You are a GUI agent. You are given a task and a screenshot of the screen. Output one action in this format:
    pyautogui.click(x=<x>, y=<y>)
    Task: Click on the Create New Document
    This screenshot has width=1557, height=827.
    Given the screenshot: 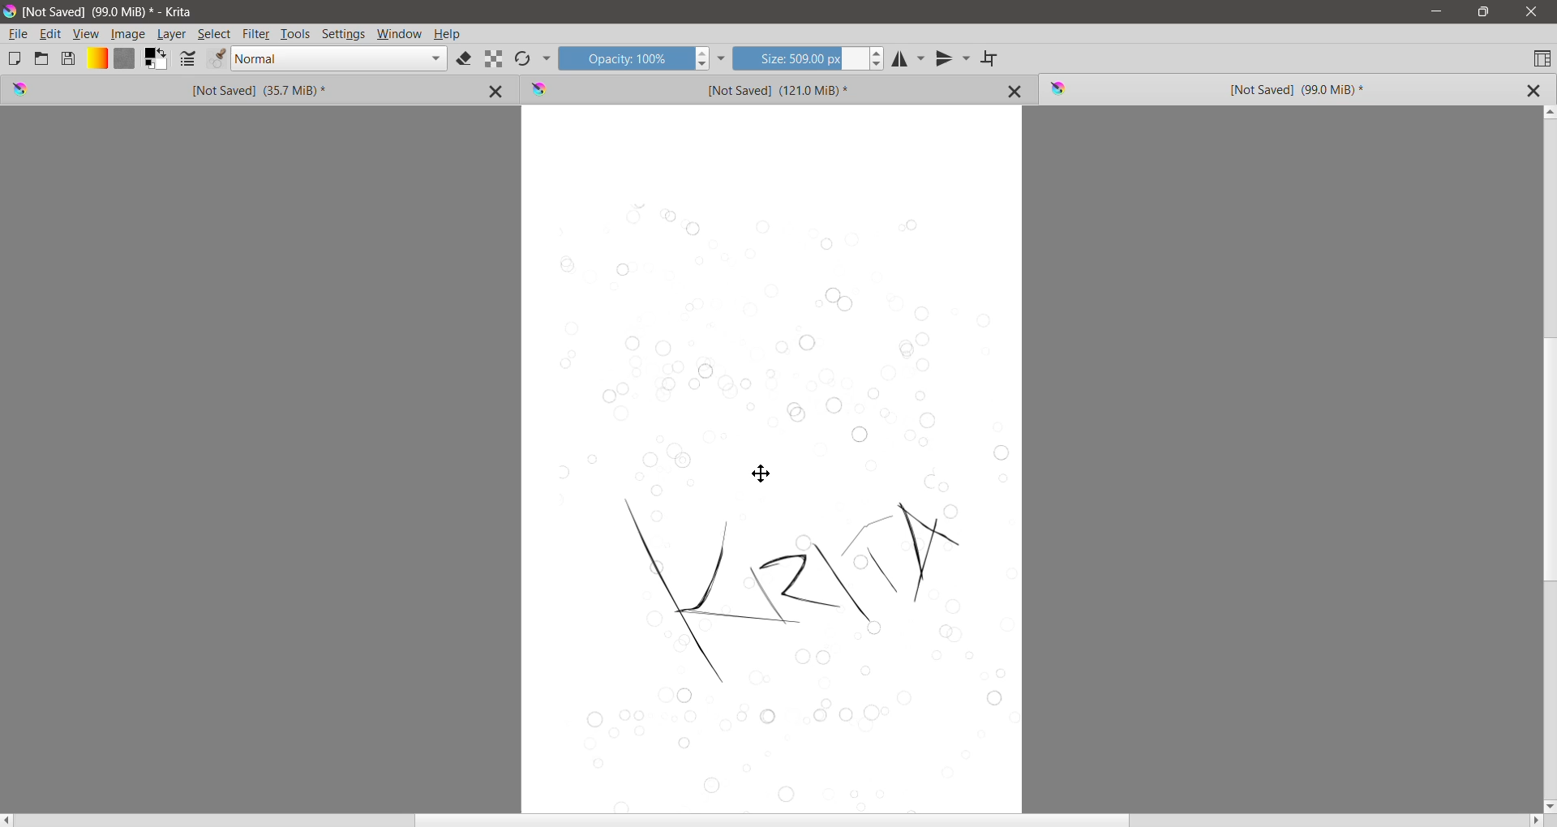 What is the action you would take?
    pyautogui.click(x=14, y=58)
    